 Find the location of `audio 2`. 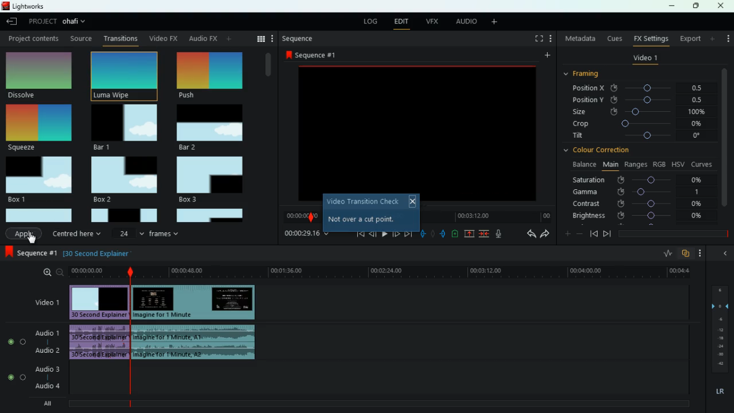

audio 2 is located at coordinates (46, 350).